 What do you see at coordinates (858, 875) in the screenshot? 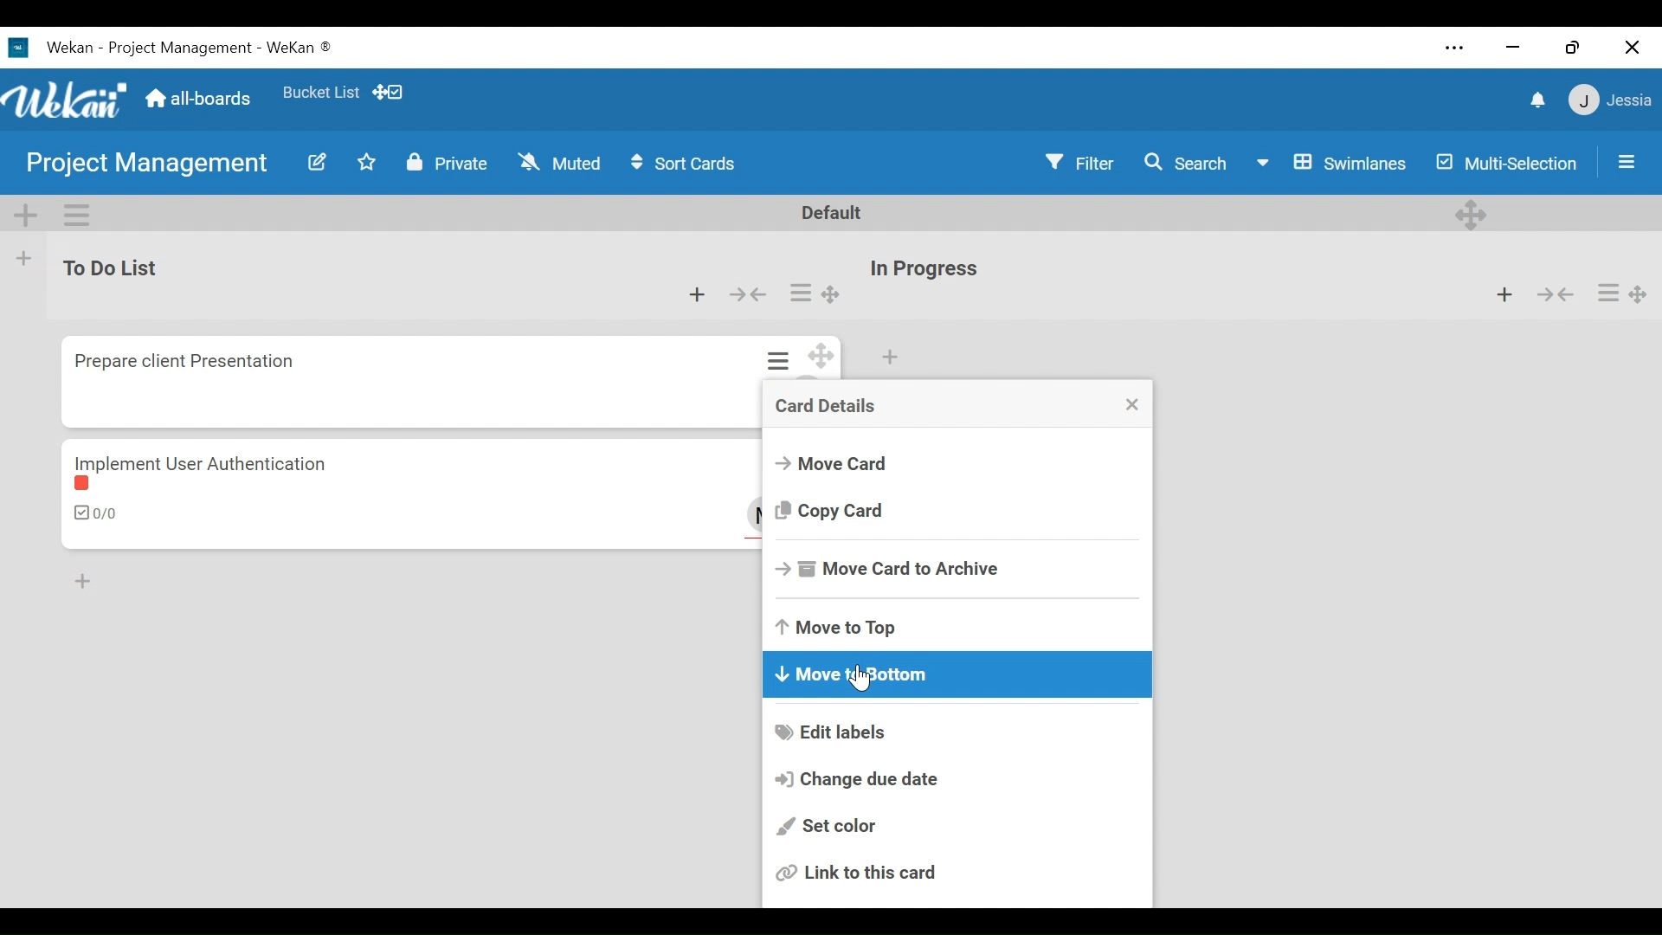
I see `link this card` at bounding box center [858, 875].